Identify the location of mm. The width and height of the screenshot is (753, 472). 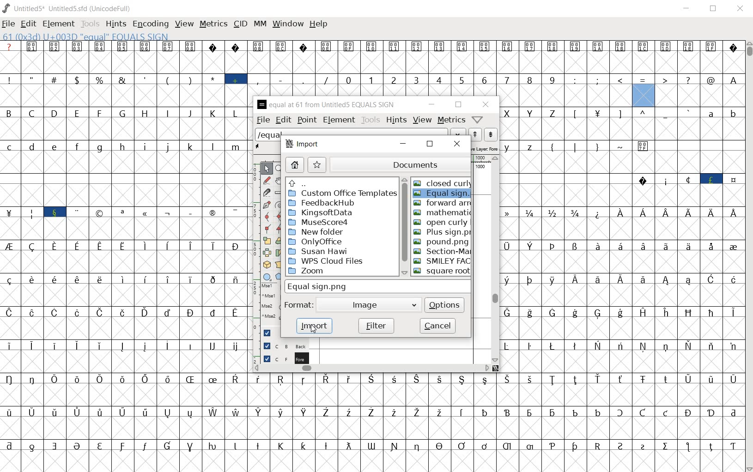
(260, 24).